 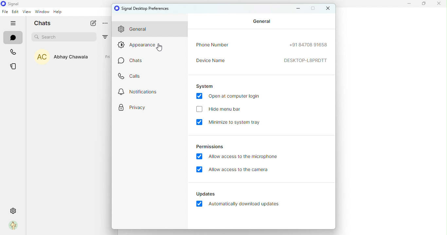 What do you see at coordinates (208, 86) in the screenshot?
I see `system` at bounding box center [208, 86].